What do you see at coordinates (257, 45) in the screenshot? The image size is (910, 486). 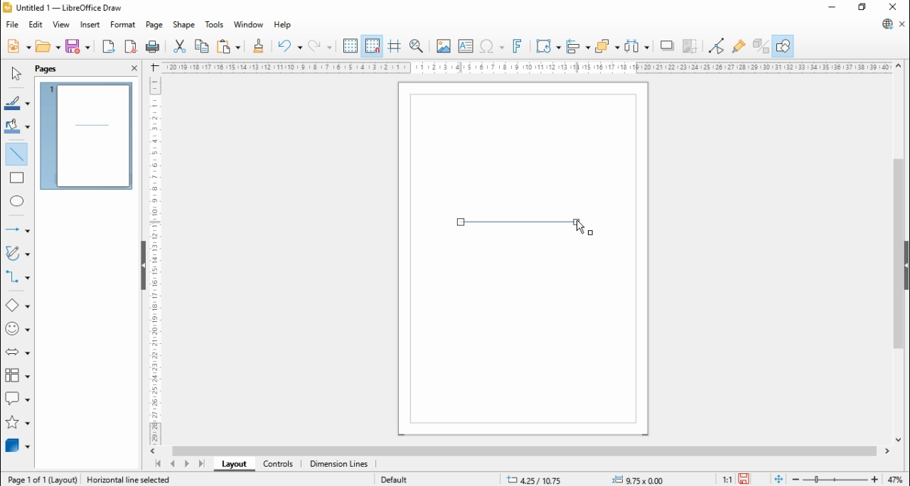 I see `clone formatting` at bounding box center [257, 45].